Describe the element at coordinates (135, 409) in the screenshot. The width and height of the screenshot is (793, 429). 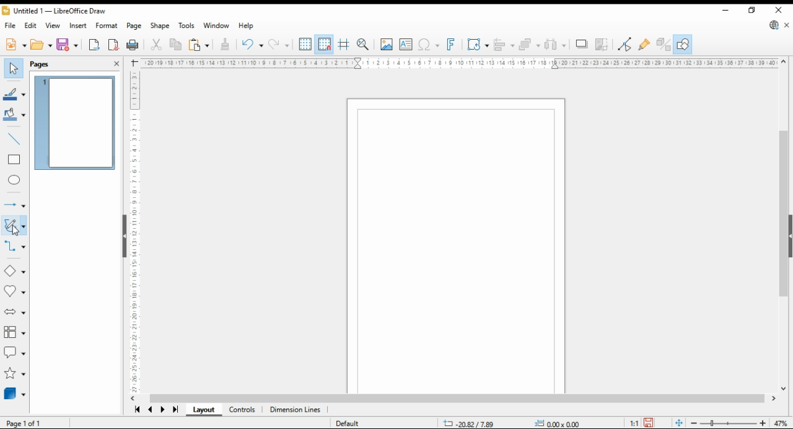
I see `first page` at that location.